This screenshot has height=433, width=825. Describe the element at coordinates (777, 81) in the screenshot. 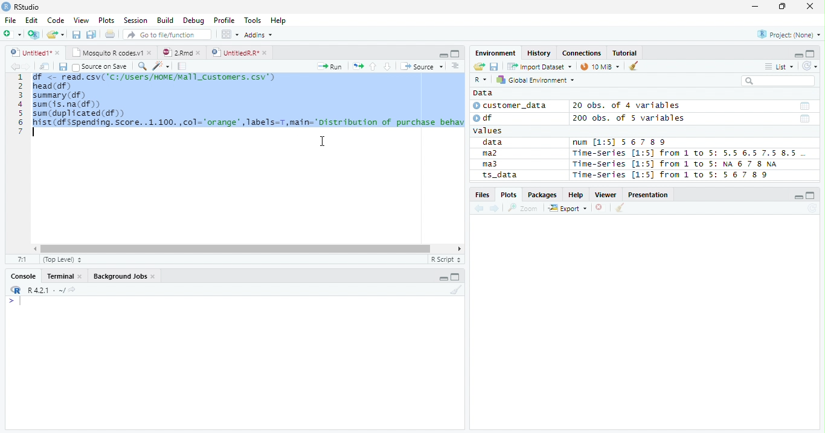

I see `Search` at that location.